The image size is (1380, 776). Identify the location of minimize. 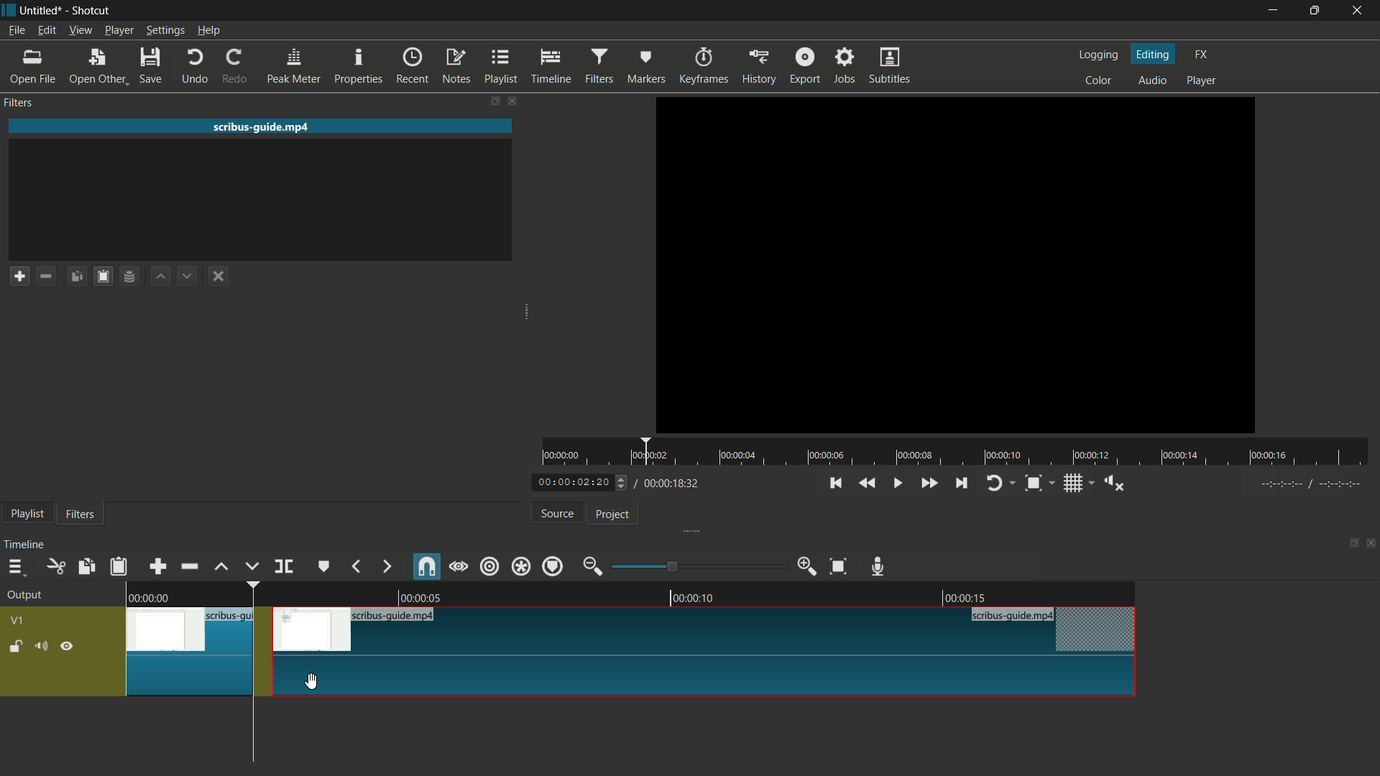
(1274, 11).